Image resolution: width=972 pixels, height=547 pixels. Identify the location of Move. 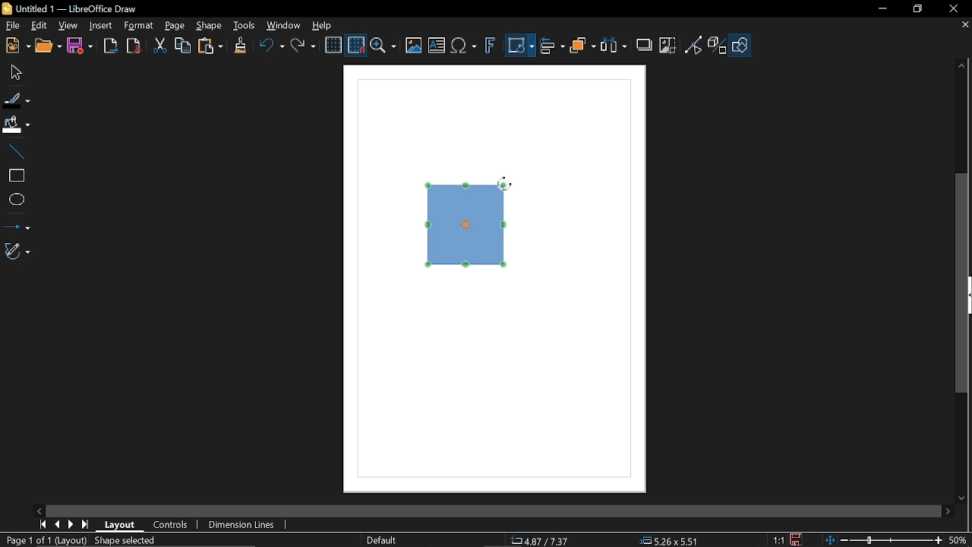
(15, 71).